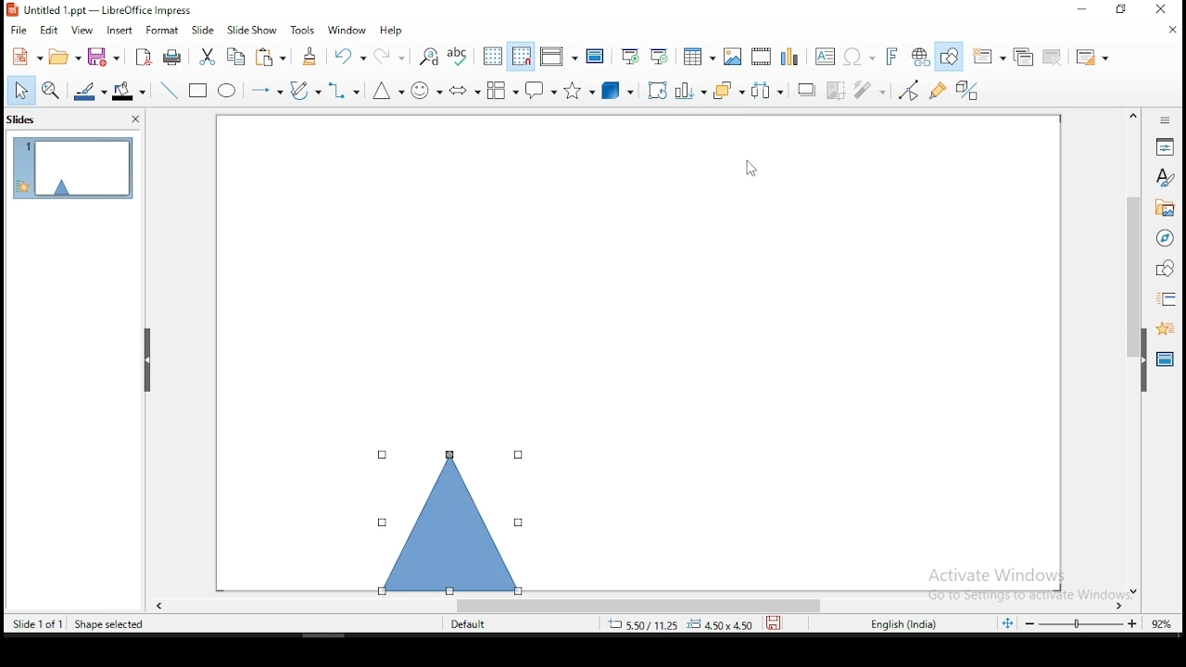 The width and height of the screenshot is (1186, 667). I want to click on ellipse, so click(229, 92).